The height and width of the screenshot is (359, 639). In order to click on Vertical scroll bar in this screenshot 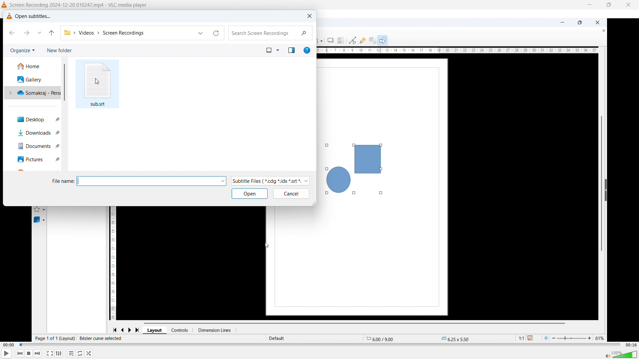, I will do `click(64, 82)`.